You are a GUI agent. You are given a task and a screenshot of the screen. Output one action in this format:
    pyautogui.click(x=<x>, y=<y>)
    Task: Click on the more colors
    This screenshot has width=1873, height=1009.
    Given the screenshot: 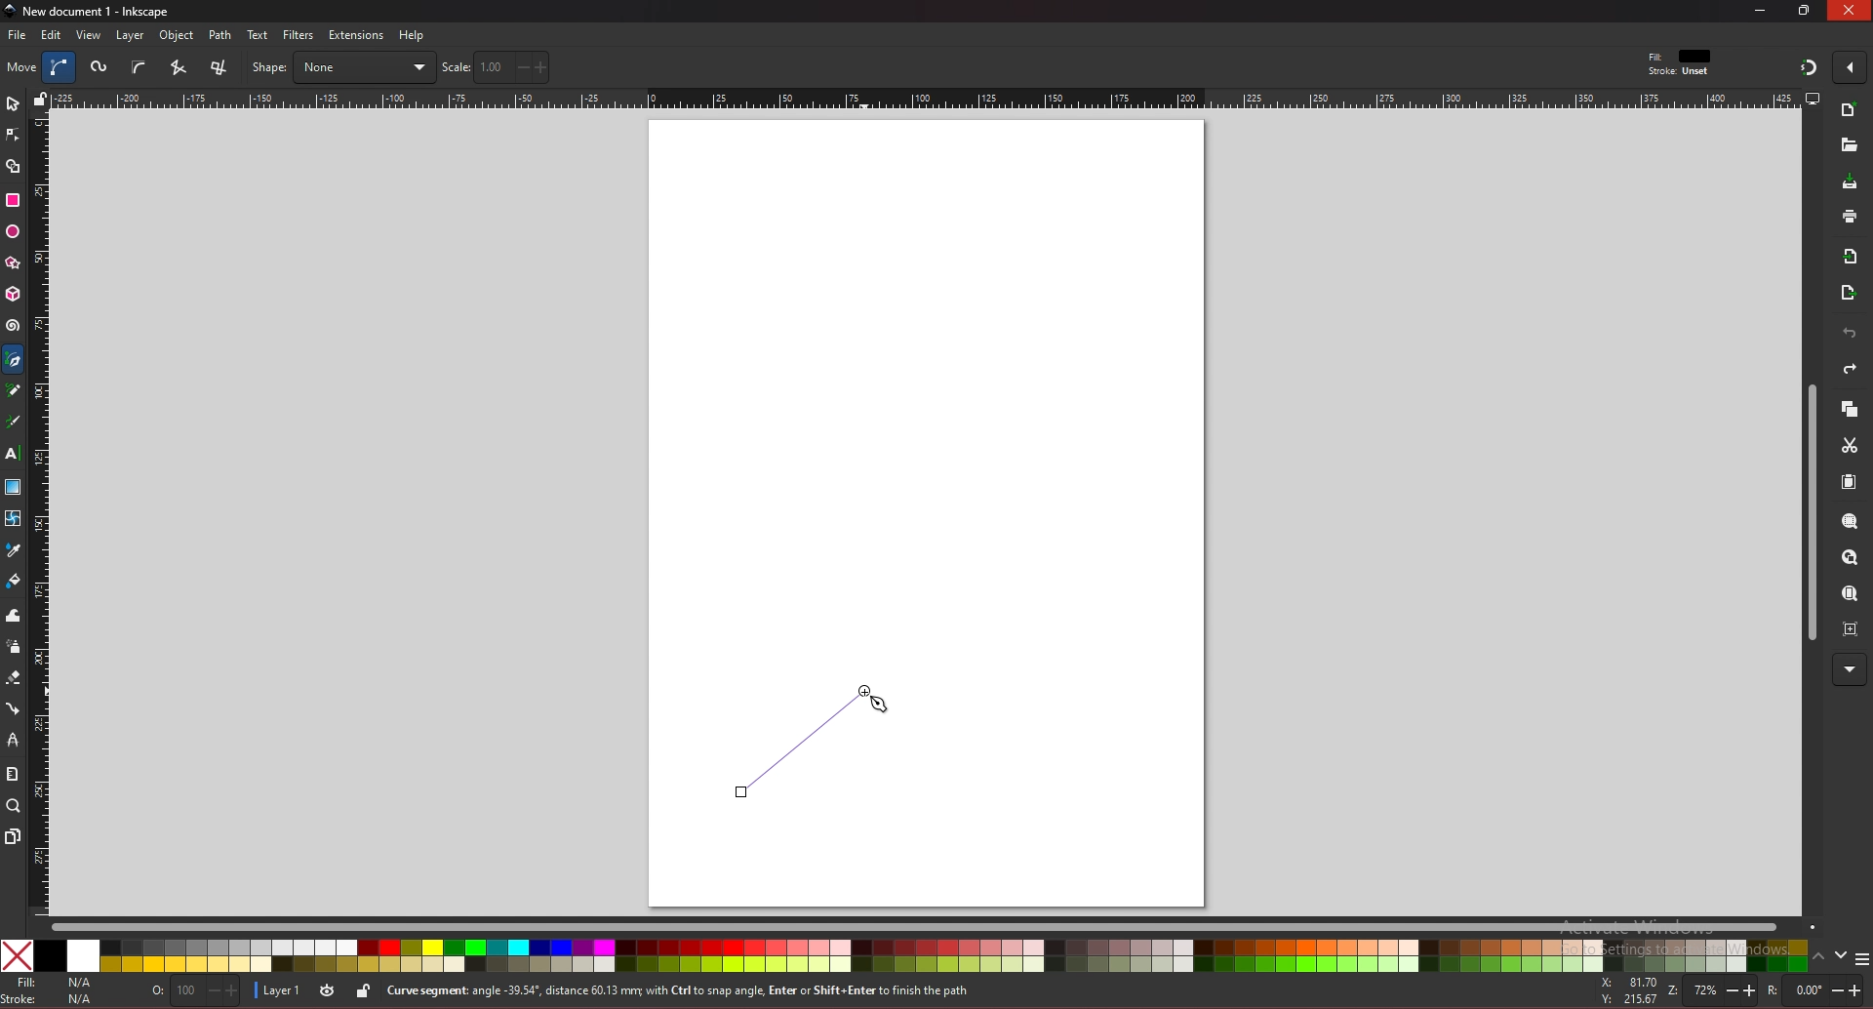 What is the action you would take?
    pyautogui.click(x=1861, y=960)
    